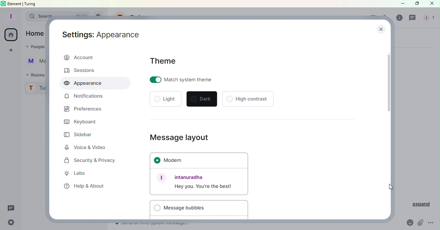 The width and height of the screenshot is (440, 230). I want to click on Home, so click(35, 34).